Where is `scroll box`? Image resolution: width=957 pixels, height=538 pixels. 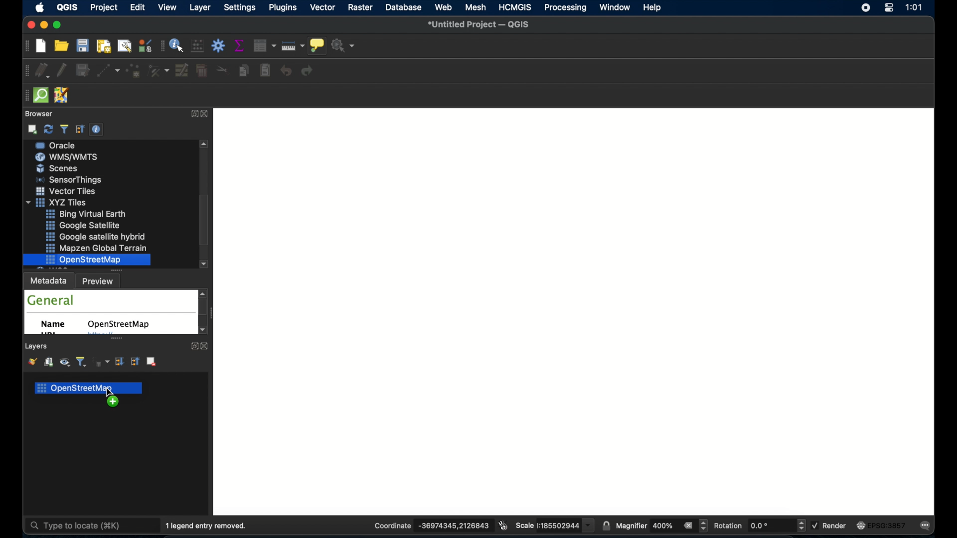 scroll box is located at coordinates (203, 220).